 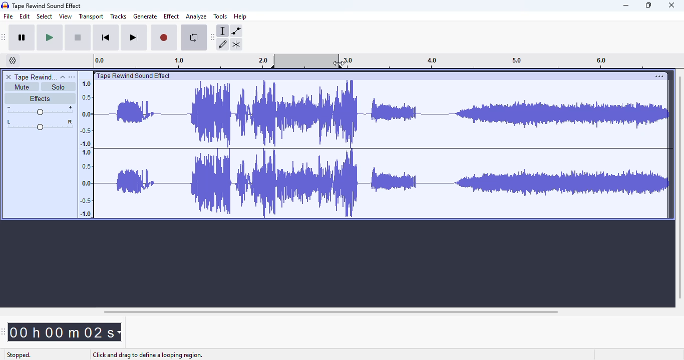 What do you see at coordinates (183, 61) in the screenshot?
I see `0.0 1.0 2.0` at bounding box center [183, 61].